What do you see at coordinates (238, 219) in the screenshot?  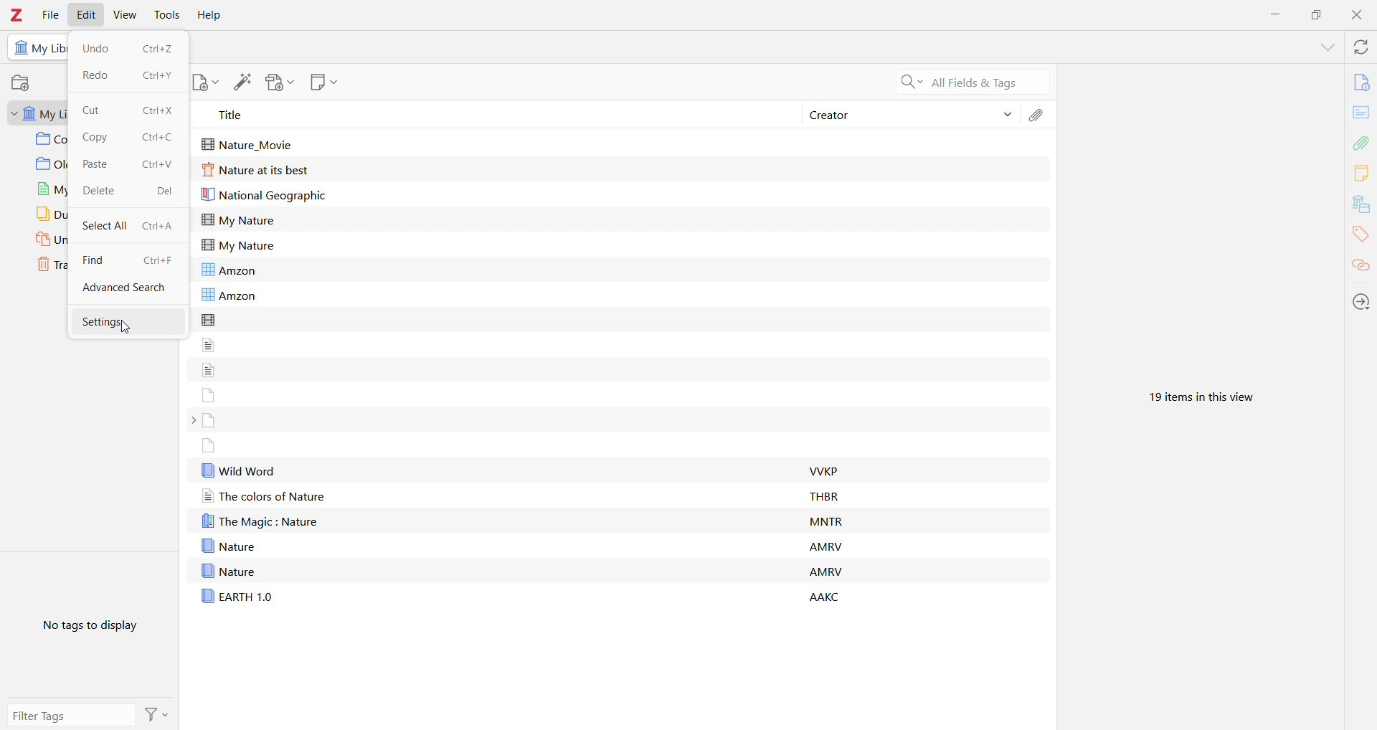 I see `My Nature` at bounding box center [238, 219].